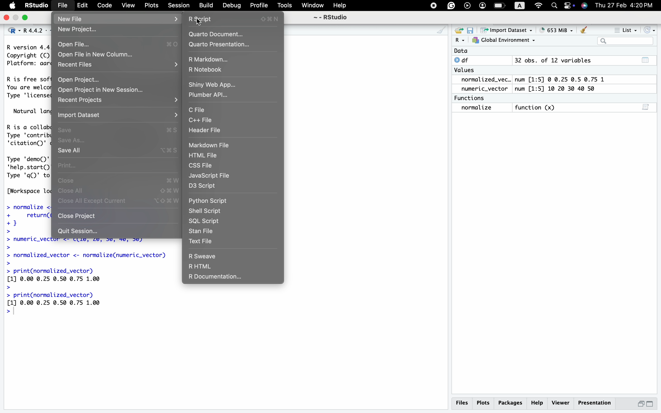  What do you see at coordinates (13, 6) in the screenshot?
I see `Apple` at bounding box center [13, 6].